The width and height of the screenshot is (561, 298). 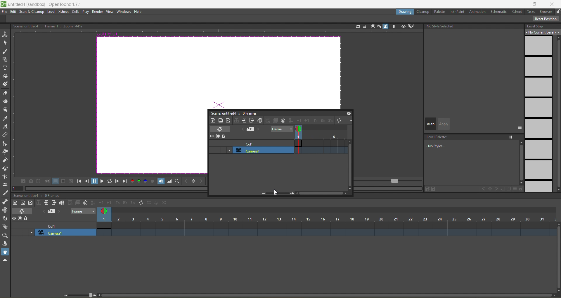 I want to click on hand tool, so click(x=6, y=252).